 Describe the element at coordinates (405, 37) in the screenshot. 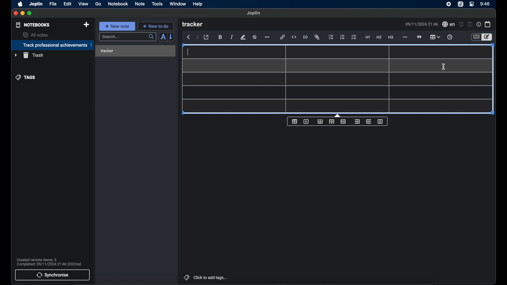

I see `horizontal line` at that location.